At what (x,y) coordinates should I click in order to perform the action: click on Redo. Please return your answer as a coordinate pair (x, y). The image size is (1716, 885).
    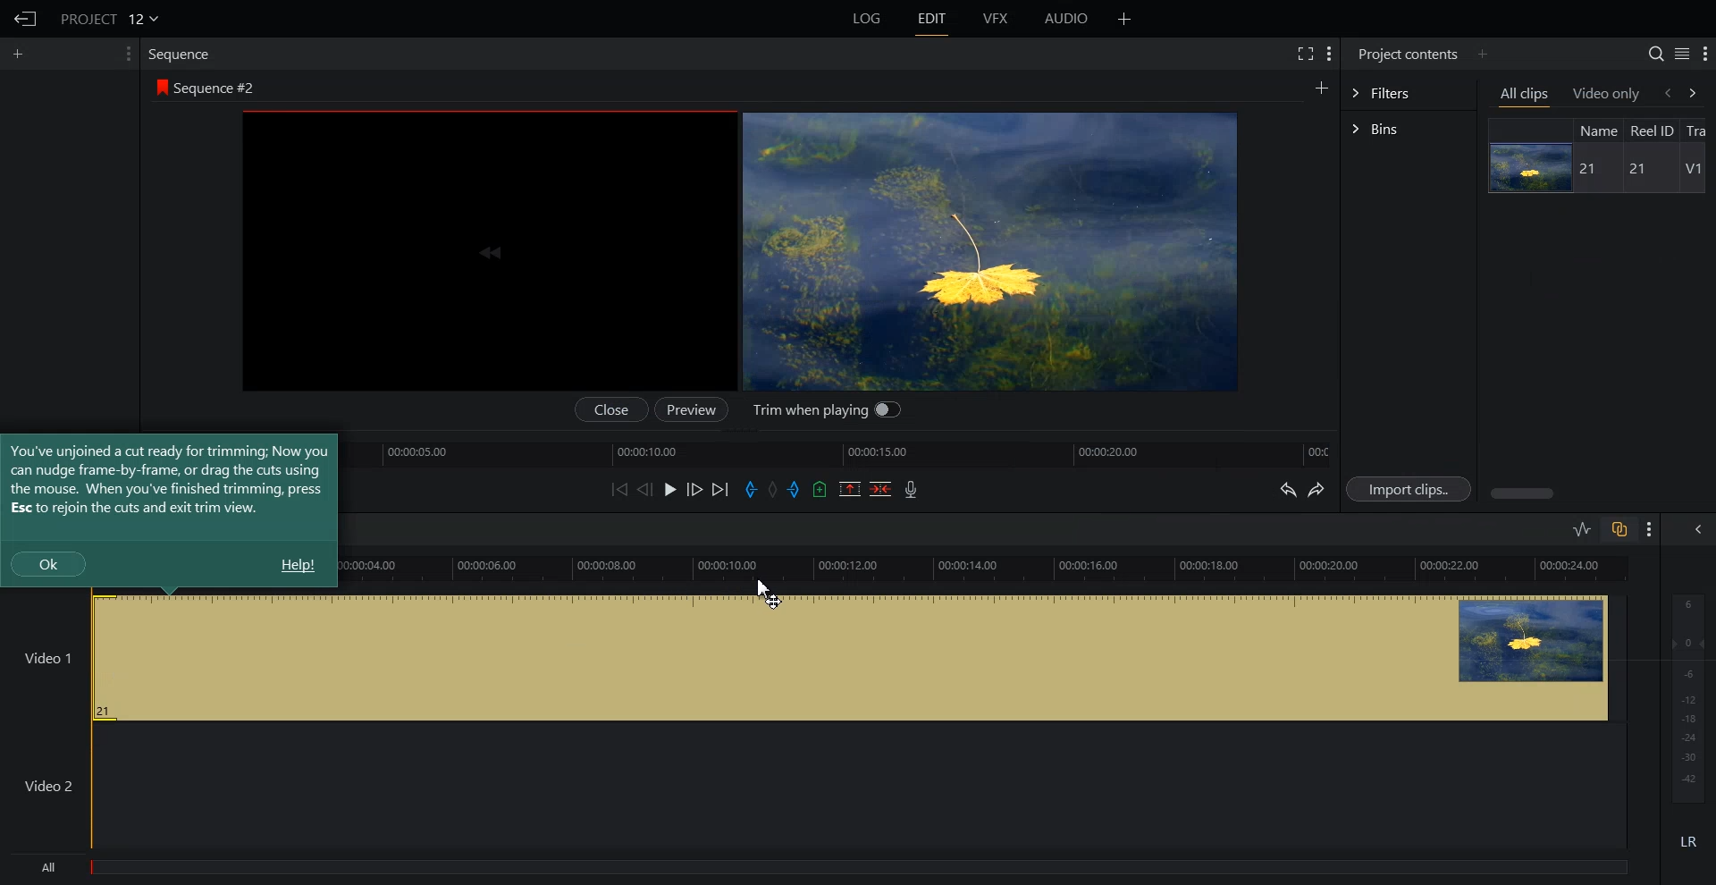
    Looking at the image, I should click on (1316, 489).